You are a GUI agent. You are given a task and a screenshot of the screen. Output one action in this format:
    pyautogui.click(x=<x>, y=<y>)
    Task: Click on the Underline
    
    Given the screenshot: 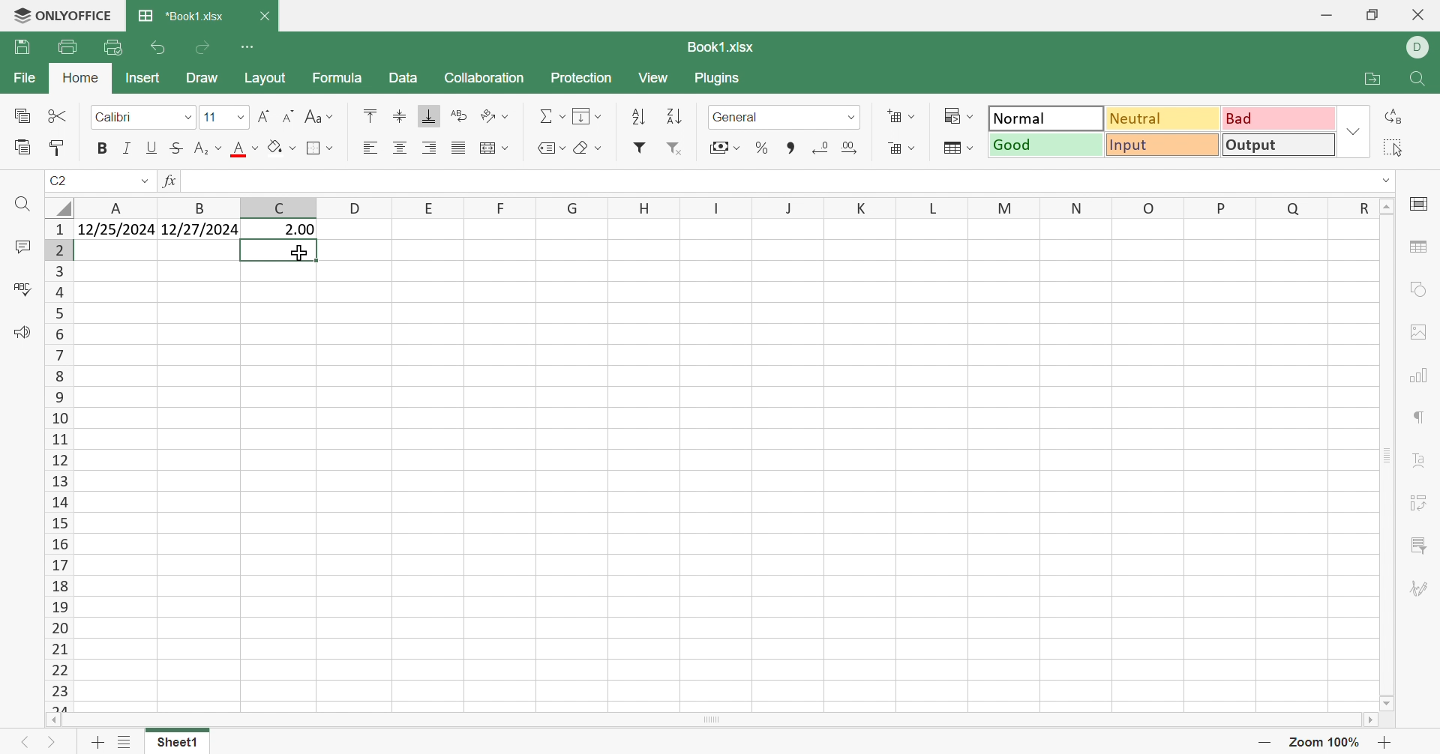 What is the action you would take?
    pyautogui.click(x=151, y=147)
    